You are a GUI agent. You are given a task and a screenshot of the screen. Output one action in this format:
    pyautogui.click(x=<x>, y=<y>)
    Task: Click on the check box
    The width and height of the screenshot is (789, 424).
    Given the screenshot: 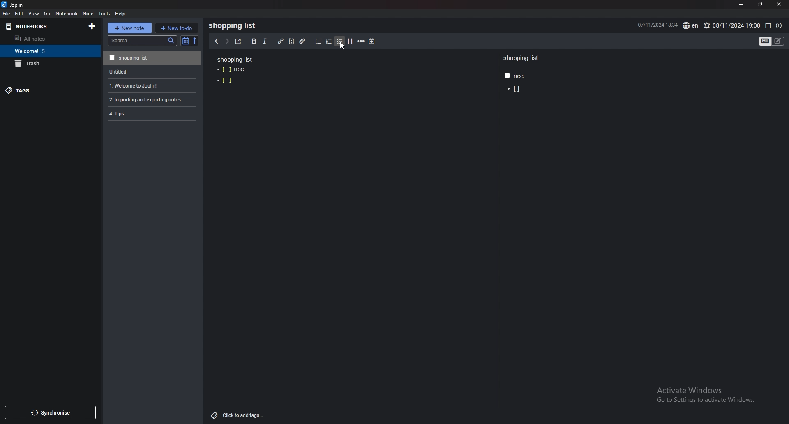 What is the action you would take?
    pyautogui.click(x=225, y=80)
    